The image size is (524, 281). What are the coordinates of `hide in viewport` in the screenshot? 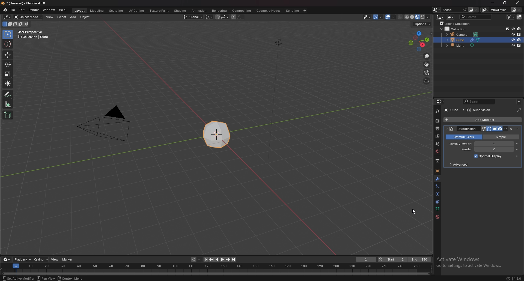 It's located at (513, 34).